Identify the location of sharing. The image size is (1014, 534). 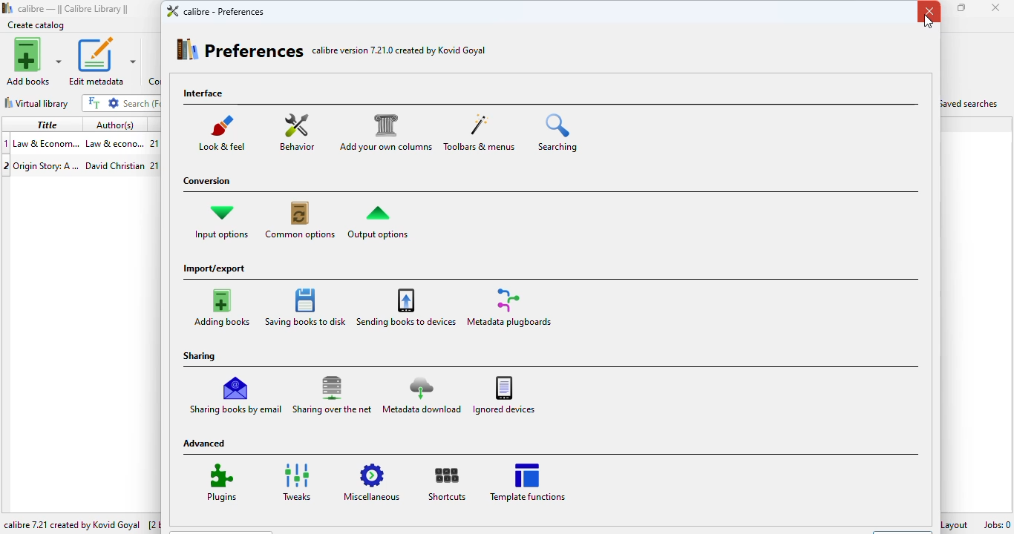
(200, 356).